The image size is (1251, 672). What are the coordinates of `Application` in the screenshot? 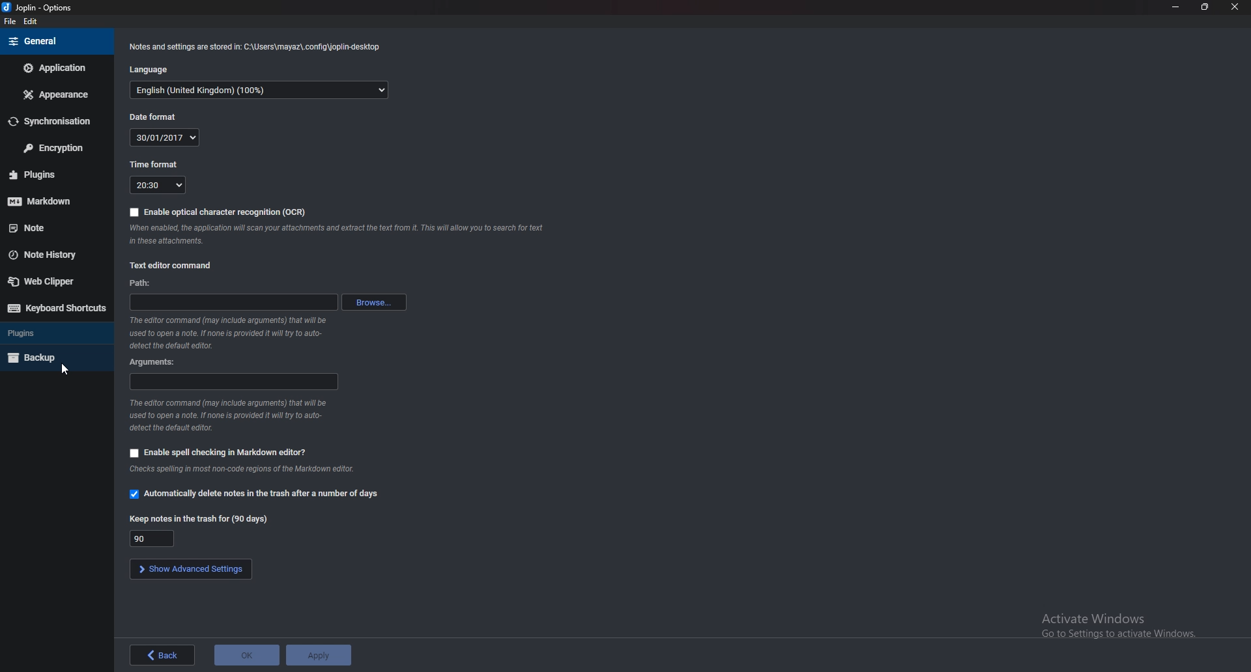 It's located at (56, 68).